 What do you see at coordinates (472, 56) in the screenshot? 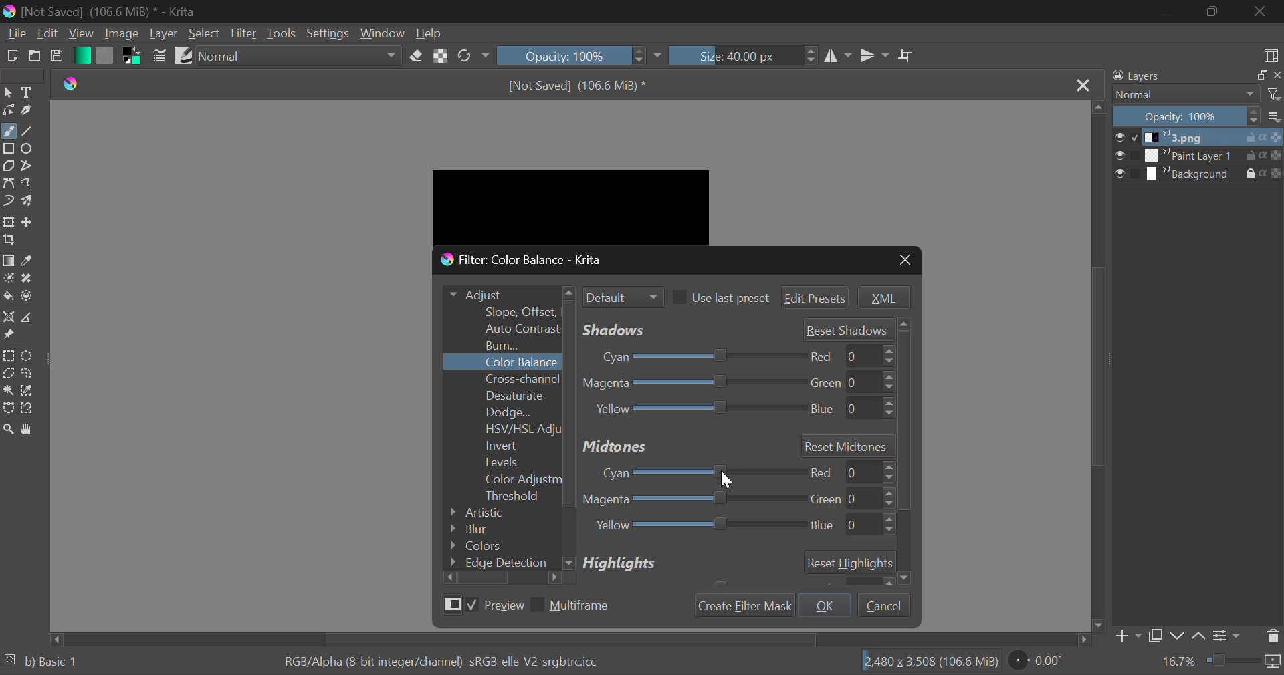
I see `Rotate Image` at bounding box center [472, 56].